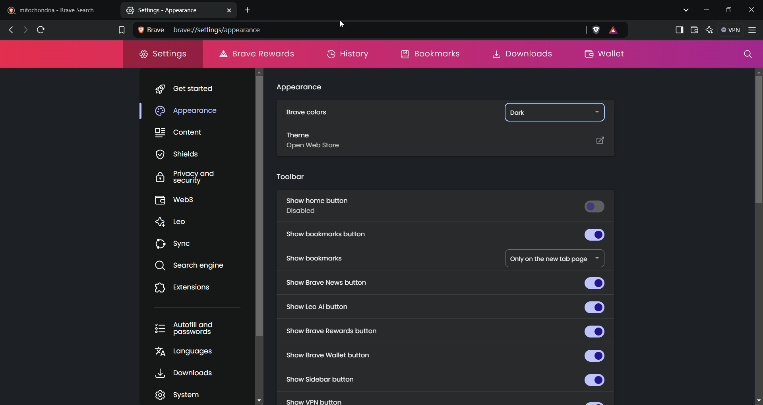 This screenshot has width=763, height=405. What do you see at coordinates (58, 10) in the screenshot?
I see `mitochondria - brave search` at bounding box center [58, 10].